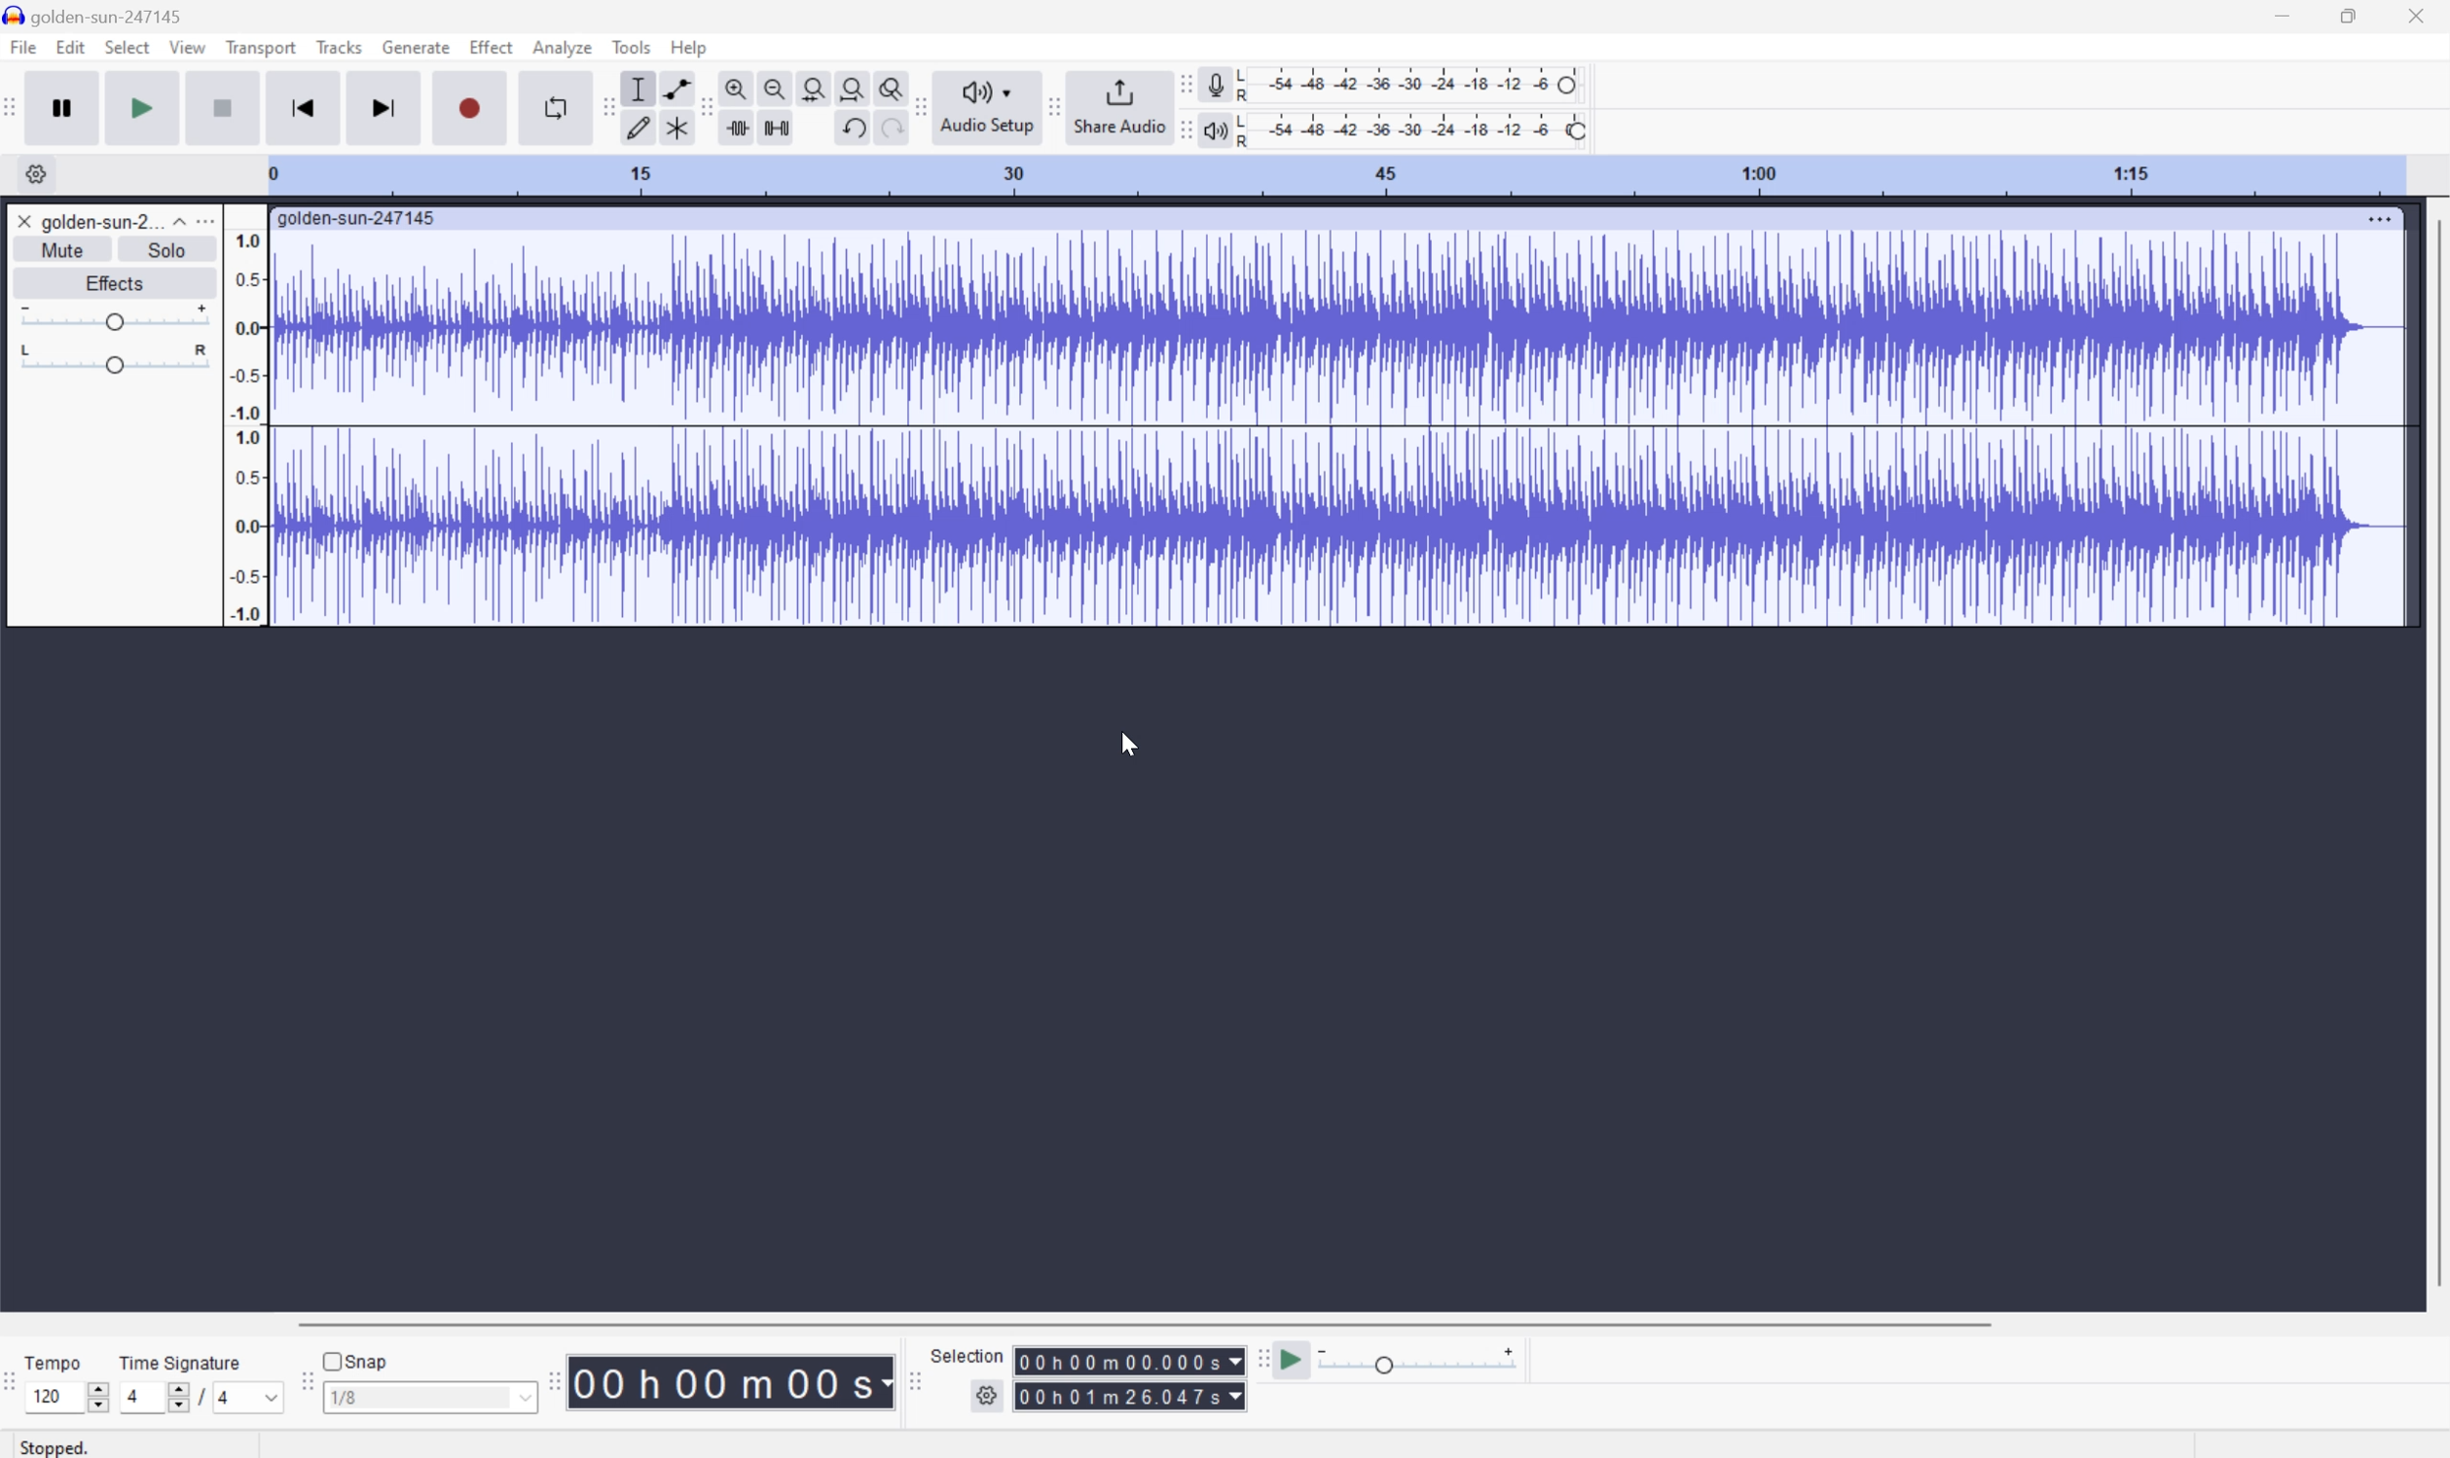  I want to click on Play, so click(142, 106).